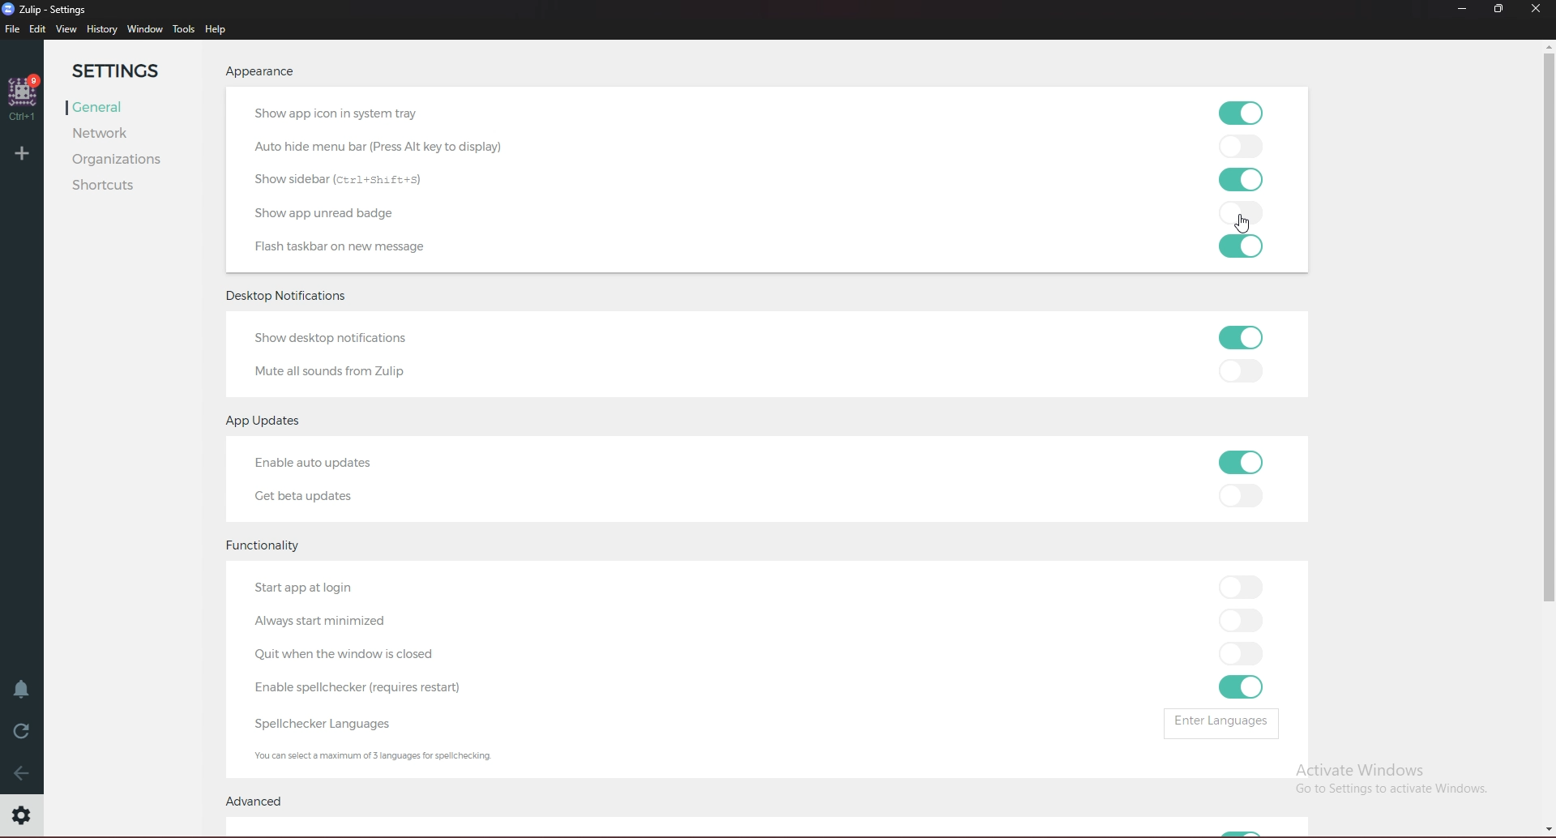 The height and width of the screenshot is (838, 1556). Describe the element at coordinates (395, 148) in the screenshot. I see `autohide menu bar` at that location.